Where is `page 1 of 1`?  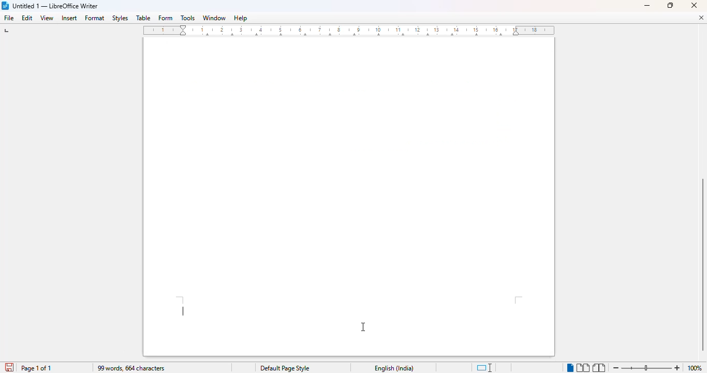 page 1 of 1 is located at coordinates (36, 368).